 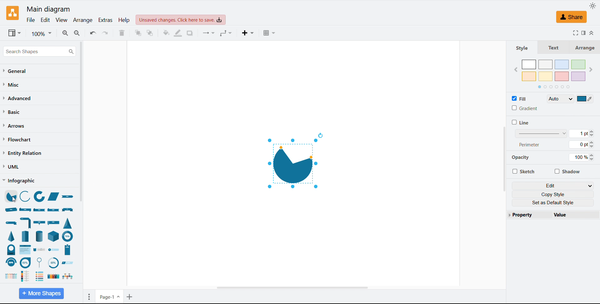 What do you see at coordinates (89, 296) in the screenshot?
I see `Page options ` at bounding box center [89, 296].